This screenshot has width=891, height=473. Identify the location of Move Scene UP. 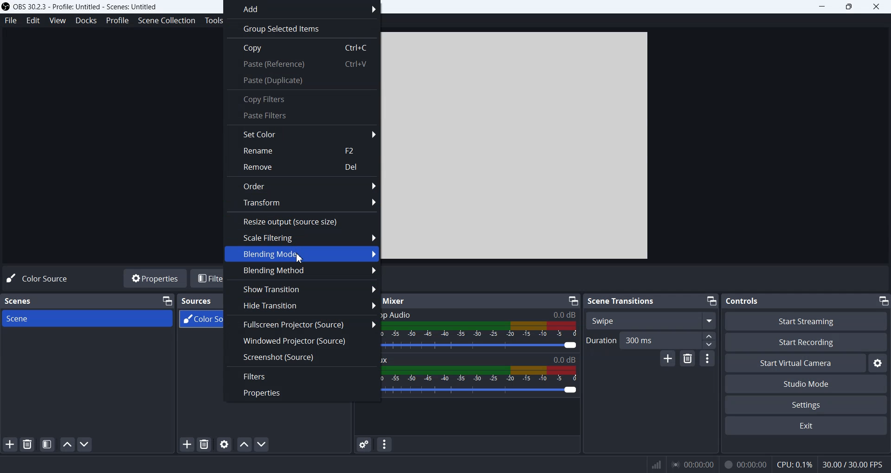
(67, 444).